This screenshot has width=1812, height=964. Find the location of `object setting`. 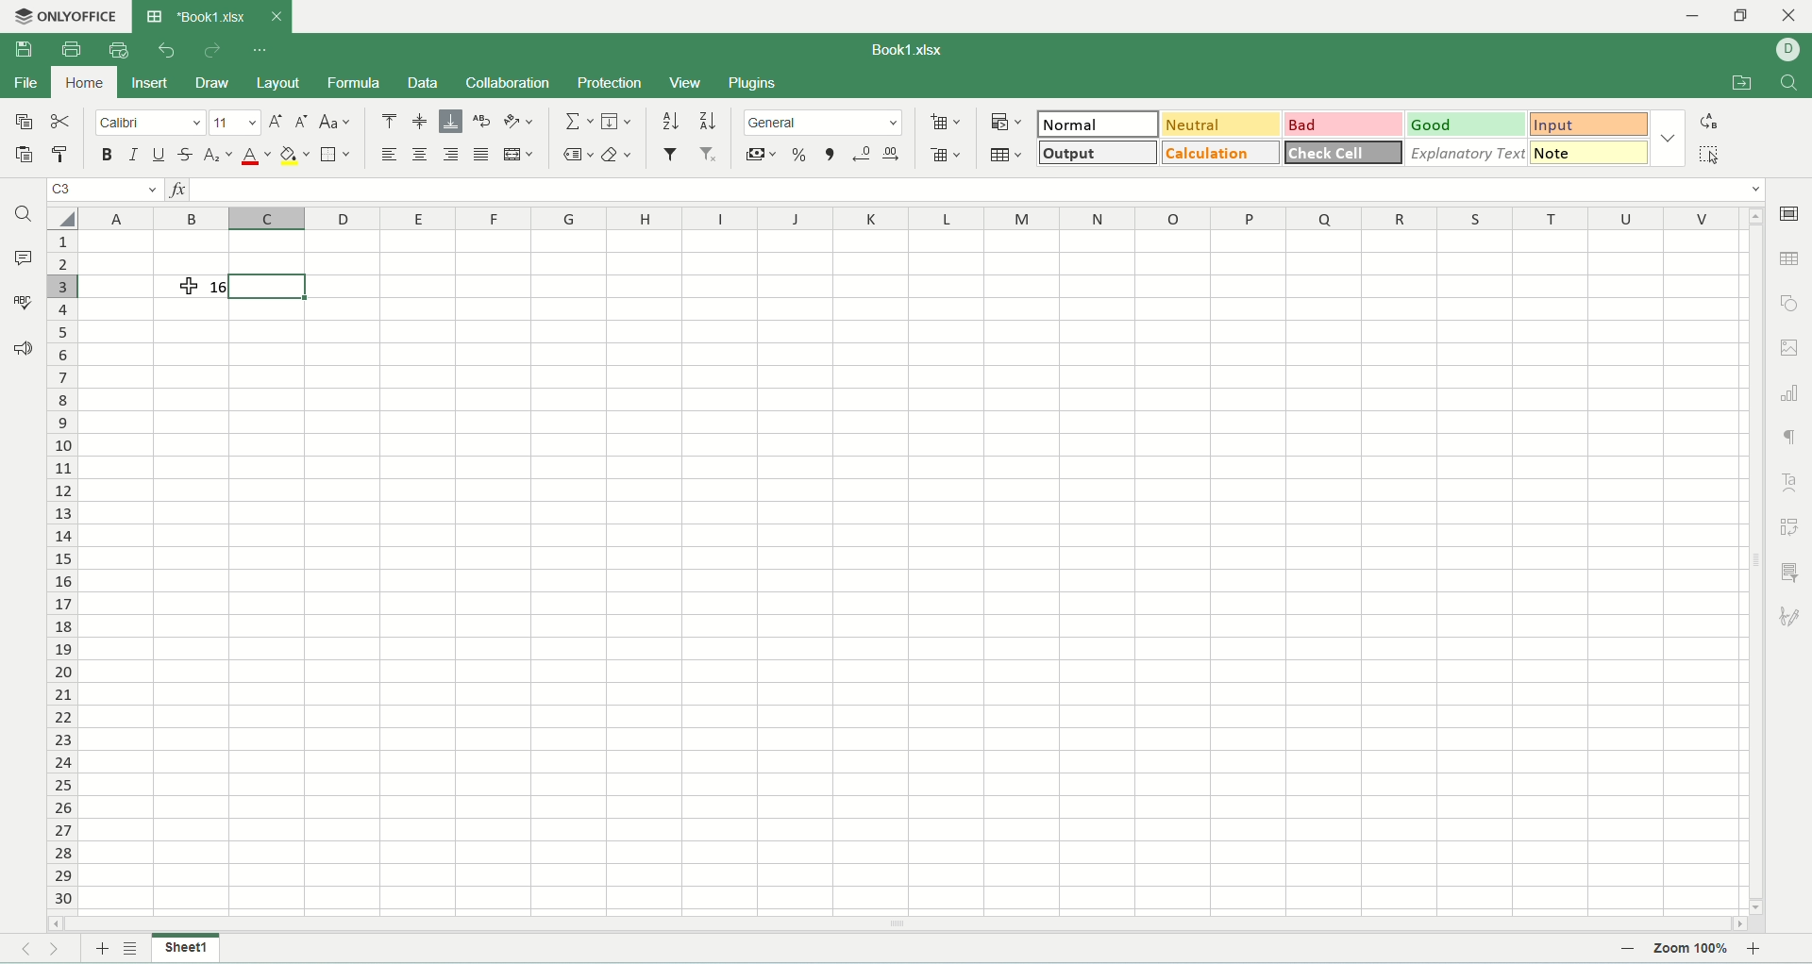

object setting is located at coordinates (1790, 303).